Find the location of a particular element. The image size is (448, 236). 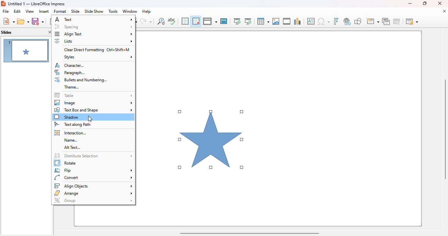

insert special characters is located at coordinates (324, 21).